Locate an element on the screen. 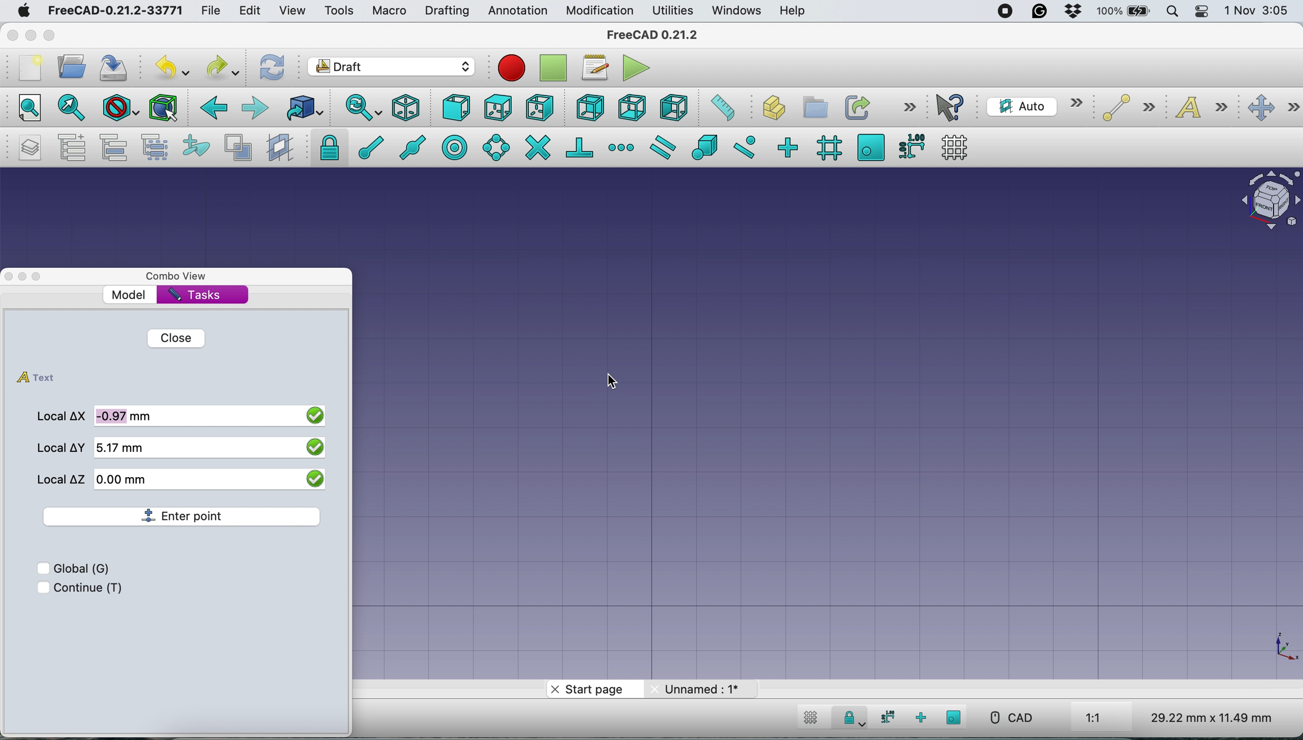 This screenshot has width=1303, height=740. toggle grid is located at coordinates (955, 147).